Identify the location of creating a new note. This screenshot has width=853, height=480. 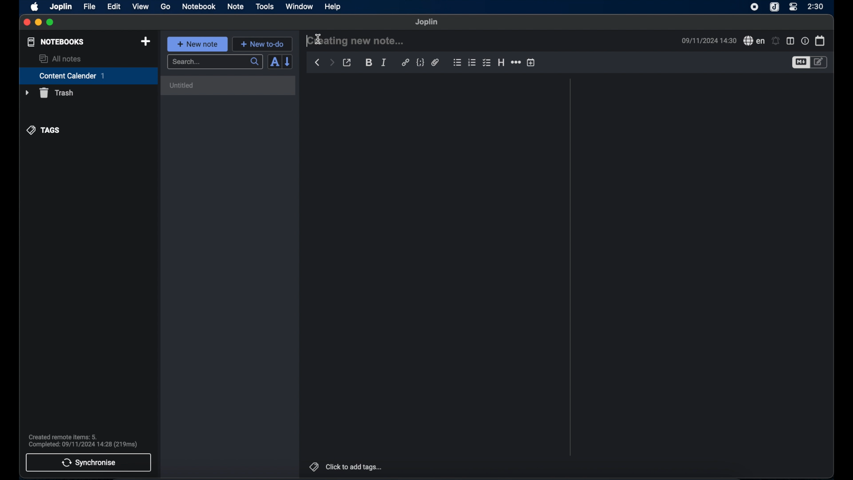
(355, 40).